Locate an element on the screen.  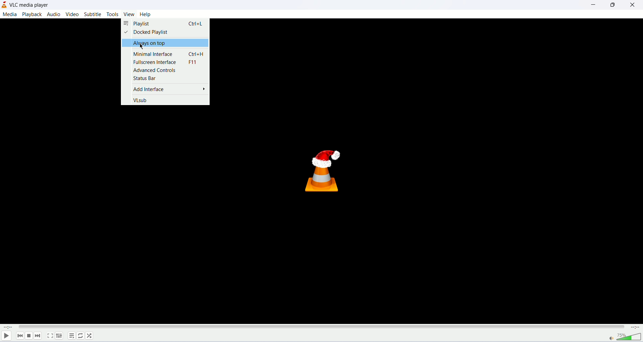
logo is located at coordinates (4, 4).